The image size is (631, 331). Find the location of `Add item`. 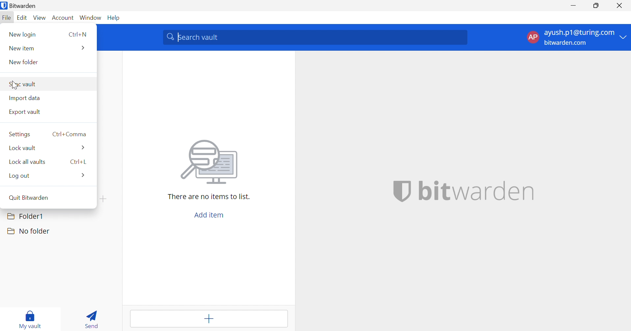

Add item is located at coordinates (208, 319).